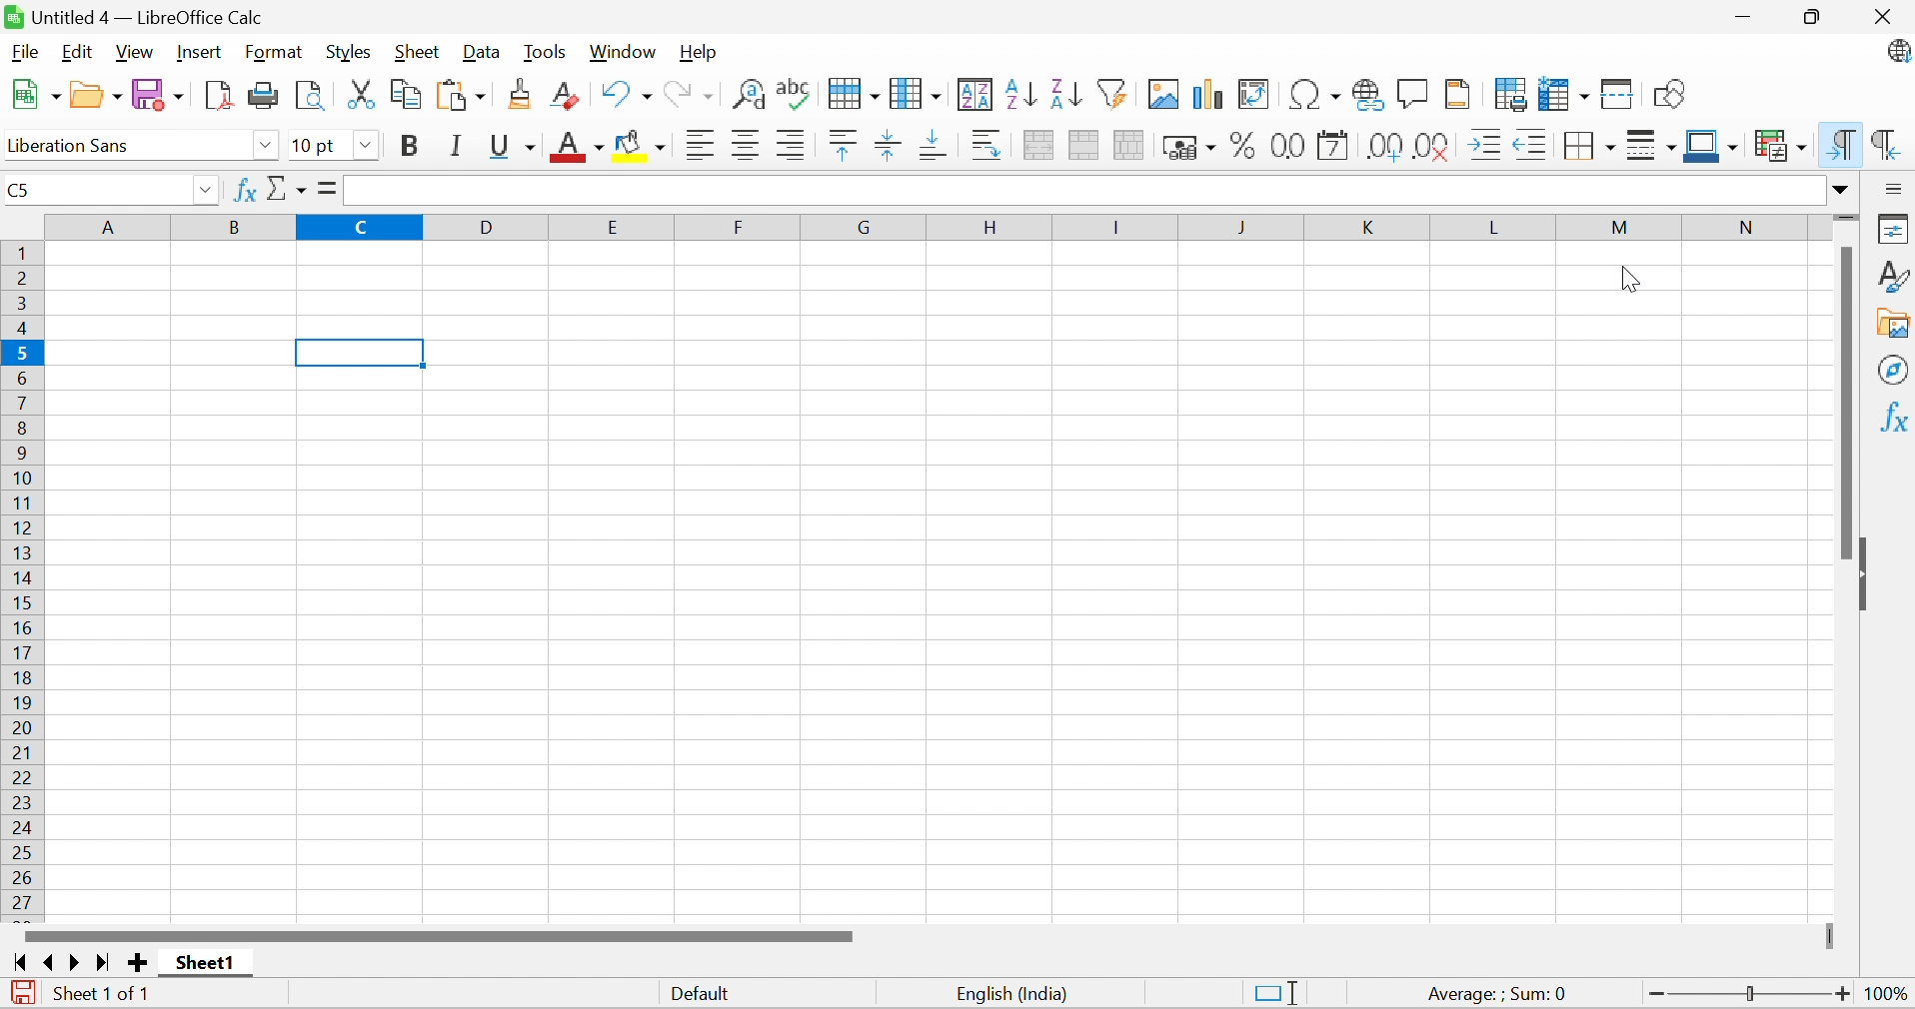 The image size is (1915, 1009). Describe the element at coordinates (1457, 92) in the screenshot. I see `Headers and footers` at that location.